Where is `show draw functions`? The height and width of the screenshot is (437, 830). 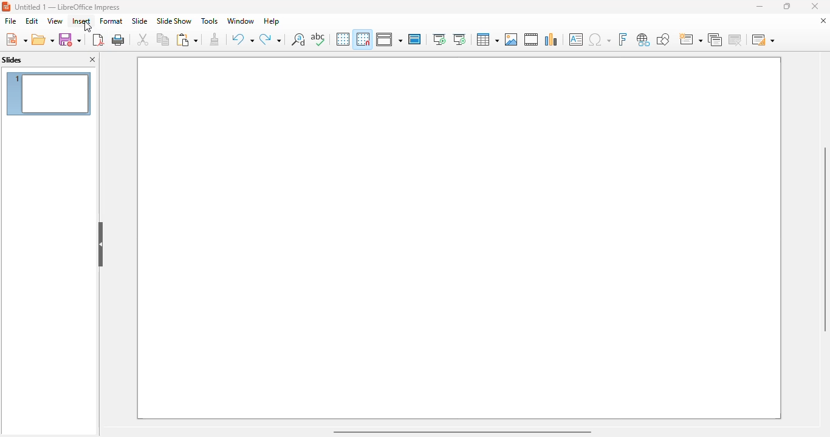 show draw functions is located at coordinates (662, 39).